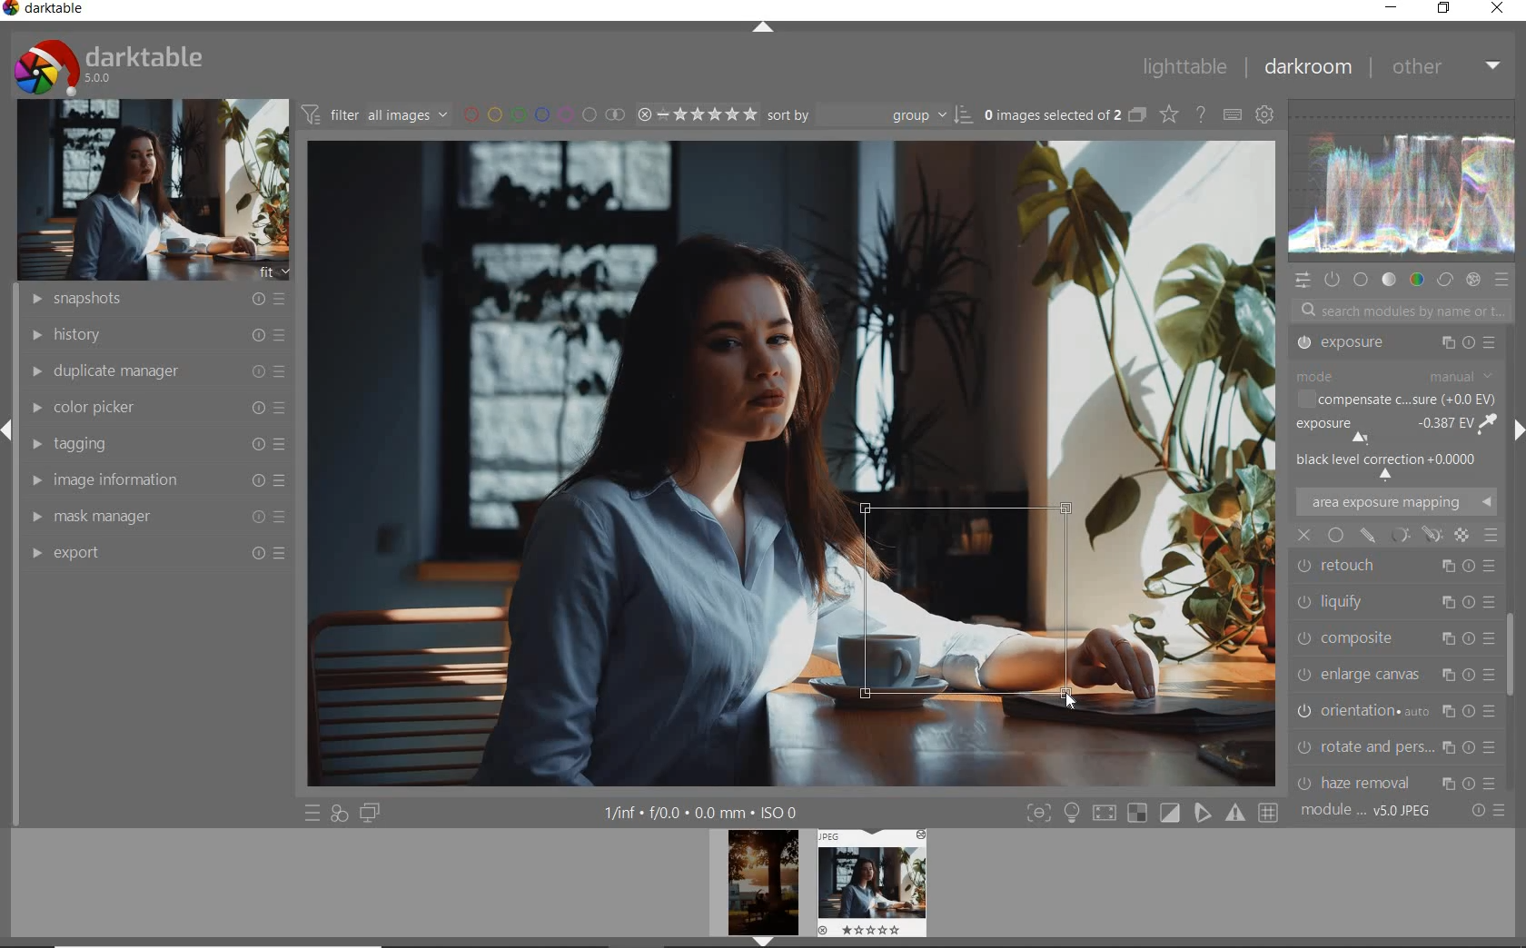  What do you see at coordinates (870, 883) in the screenshot?
I see `IMAGE PREVIEW` at bounding box center [870, 883].